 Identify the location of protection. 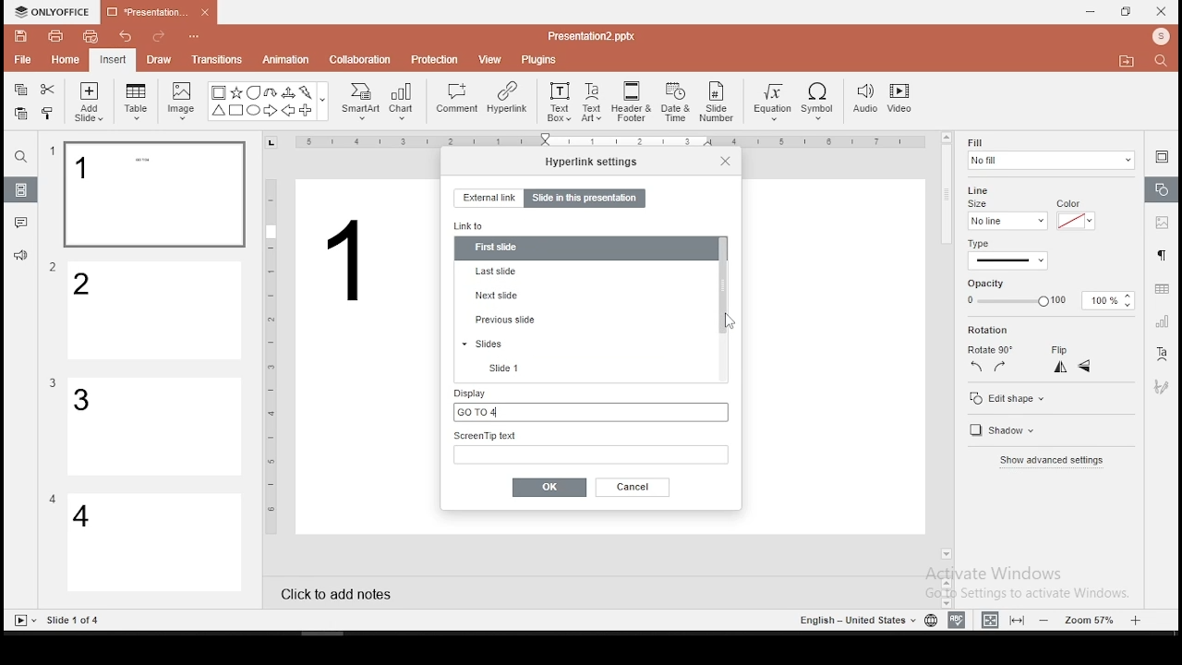
(435, 58).